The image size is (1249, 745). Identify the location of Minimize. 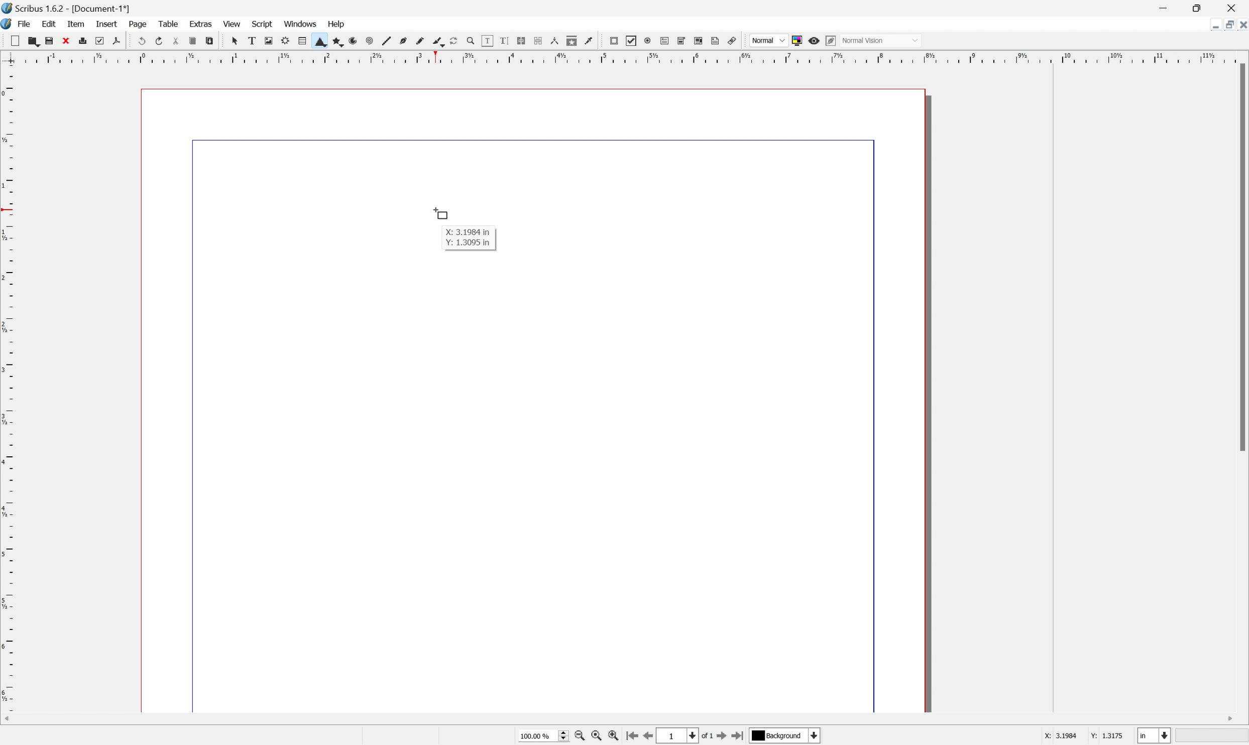
(1165, 7).